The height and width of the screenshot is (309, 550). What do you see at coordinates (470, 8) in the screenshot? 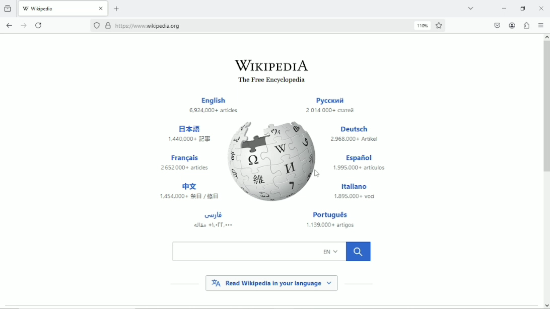
I see `list all tabs` at bounding box center [470, 8].